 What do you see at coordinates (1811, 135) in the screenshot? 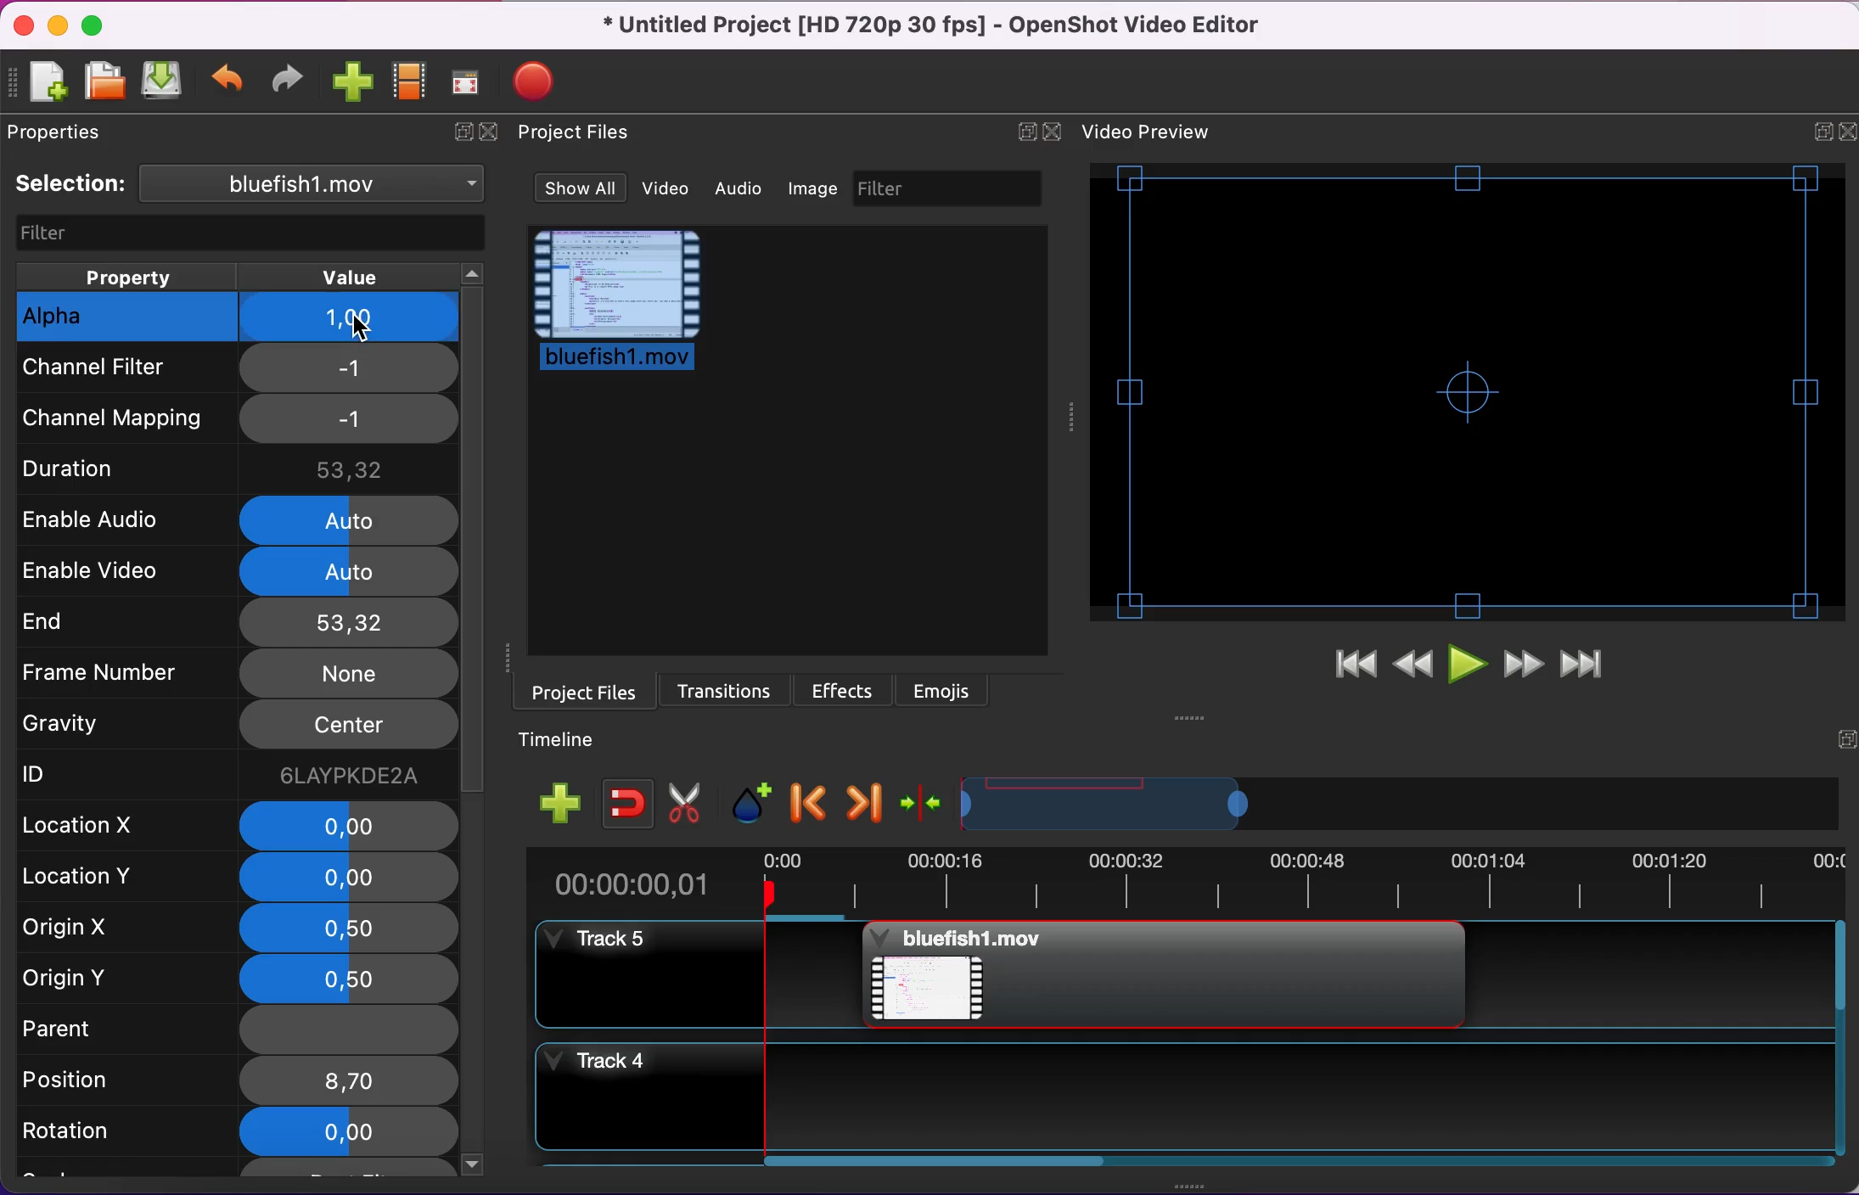
I see `expand/hide` at bounding box center [1811, 135].